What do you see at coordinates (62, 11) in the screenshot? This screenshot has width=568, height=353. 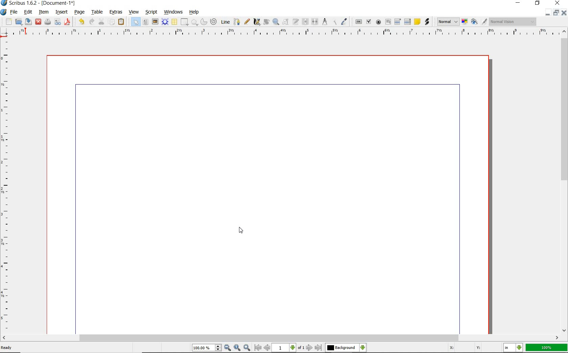 I see `insert` at bounding box center [62, 11].